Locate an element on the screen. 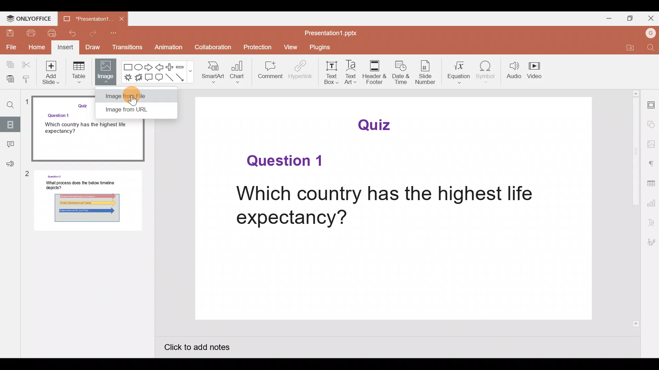  Slide settings is located at coordinates (651, 104).